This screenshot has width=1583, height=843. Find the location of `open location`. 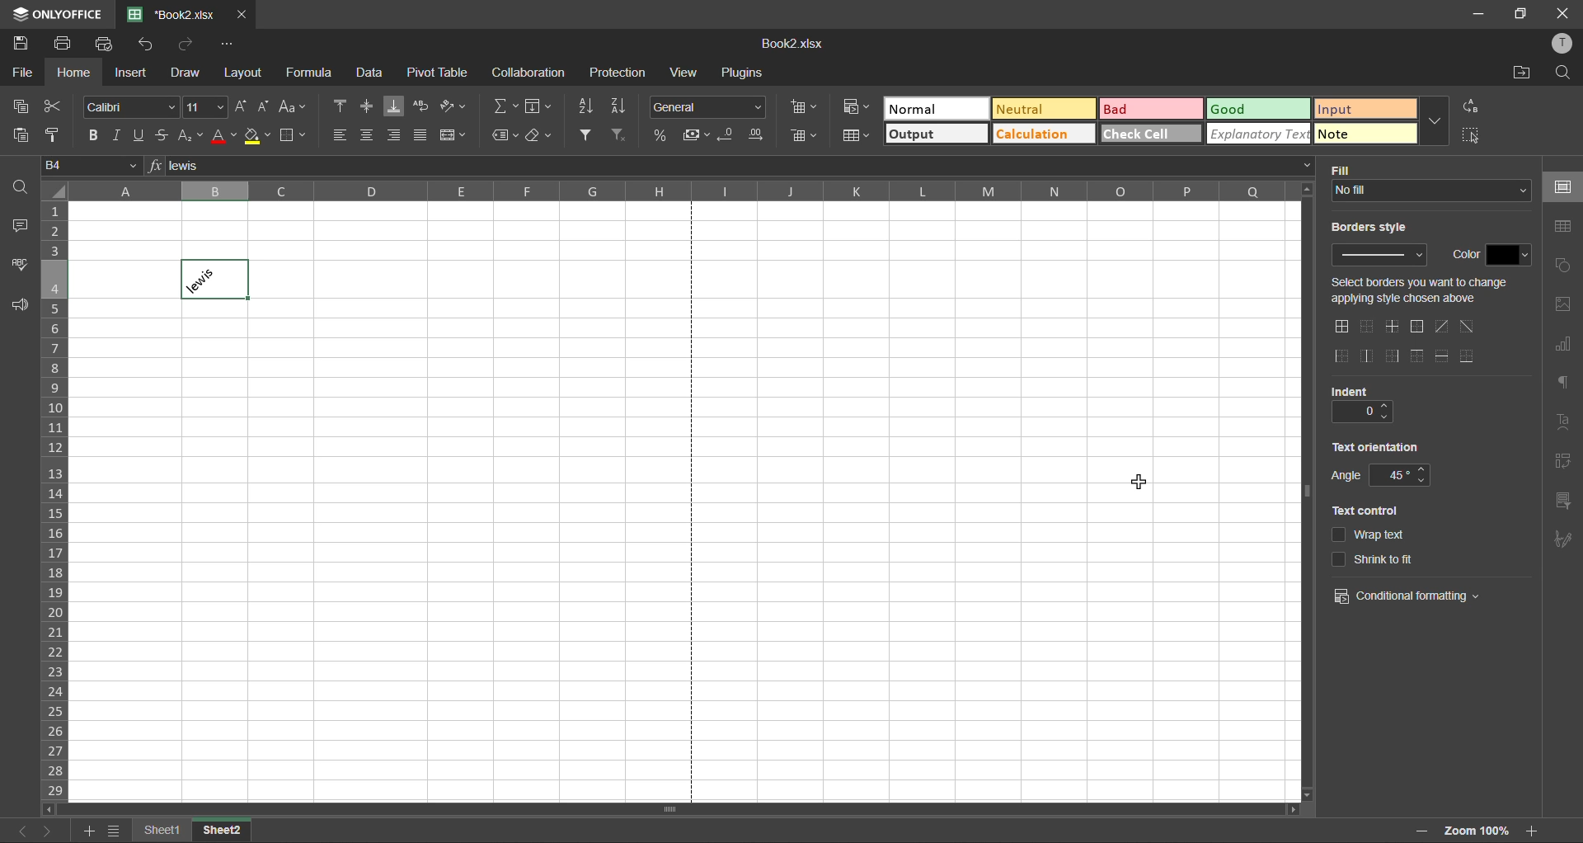

open location is located at coordinates (1524, 73).